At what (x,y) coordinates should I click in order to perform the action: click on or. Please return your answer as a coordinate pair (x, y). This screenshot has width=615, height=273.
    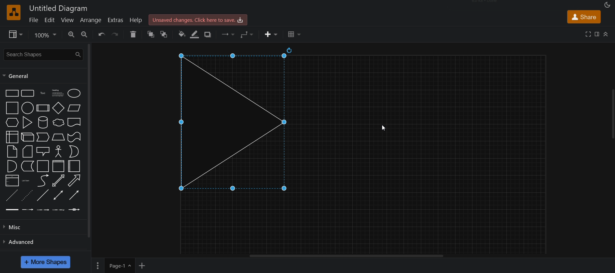
    Looking at the image, I should click on (74, 151).